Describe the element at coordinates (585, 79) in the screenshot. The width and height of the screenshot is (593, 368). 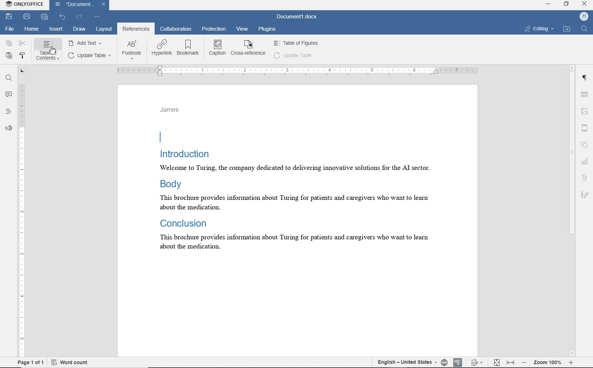
I see `paragraph settings` at that location.